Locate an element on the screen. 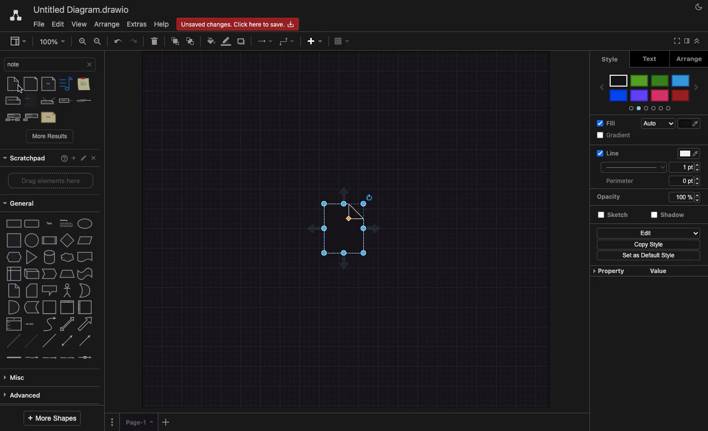 The height and width of the screenshot is (431, 708). directional connector is located at coordinates (87, 341).